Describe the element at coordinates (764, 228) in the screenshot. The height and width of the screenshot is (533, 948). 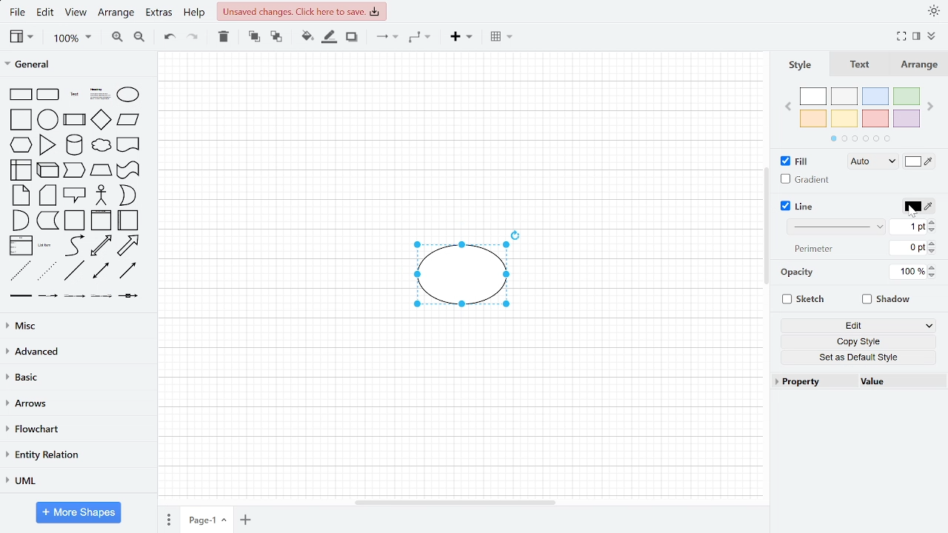
I see `Vertical scrollbar` at that location.